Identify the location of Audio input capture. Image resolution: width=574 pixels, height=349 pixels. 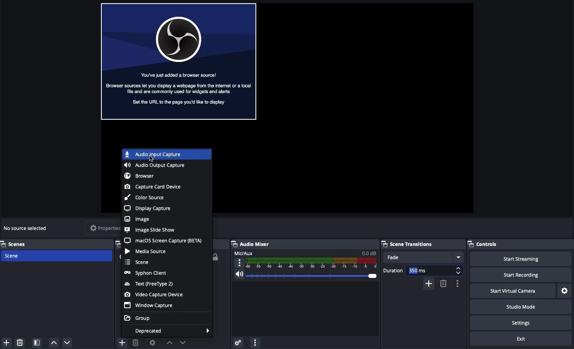
(155, 155).